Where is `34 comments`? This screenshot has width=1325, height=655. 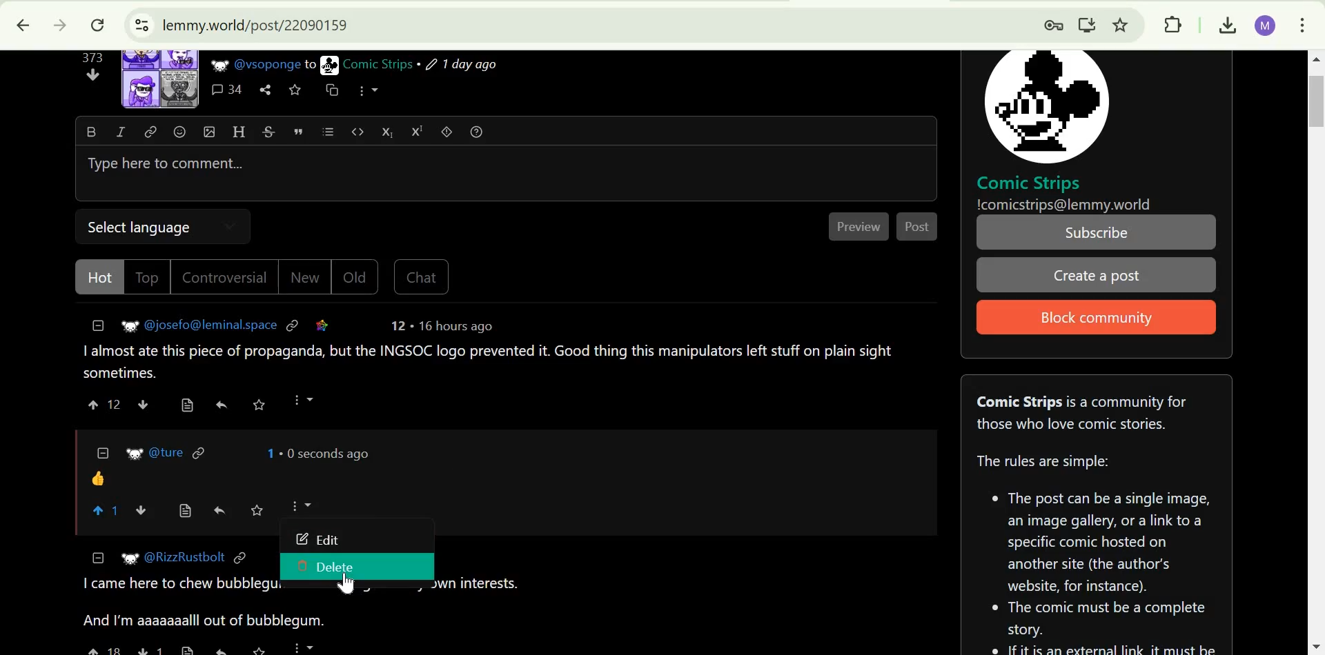 34 comments is located at coordinates (227, 90).